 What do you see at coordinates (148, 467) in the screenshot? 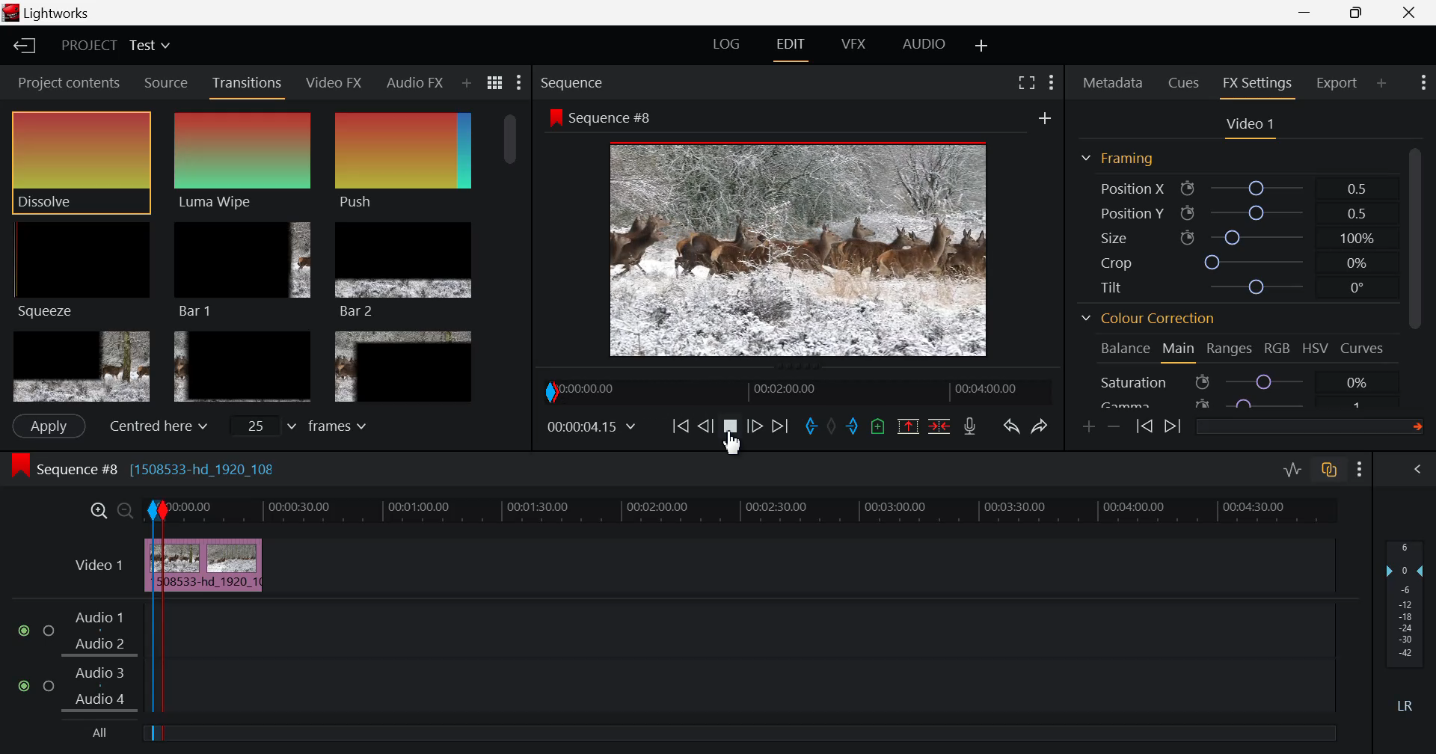
I see `Sequence #8 [1508533-hd_1920_10` at bounding box center [148, 467].